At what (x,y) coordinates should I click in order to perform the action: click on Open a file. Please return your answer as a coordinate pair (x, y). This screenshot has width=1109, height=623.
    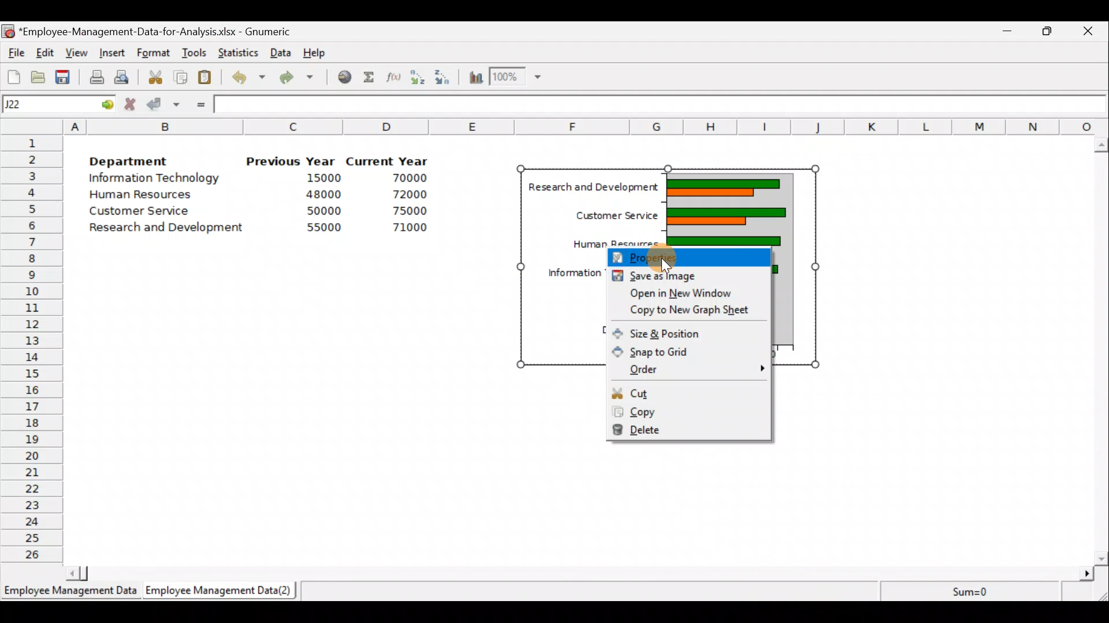
    Looking at the image, I should click on (38, 76).